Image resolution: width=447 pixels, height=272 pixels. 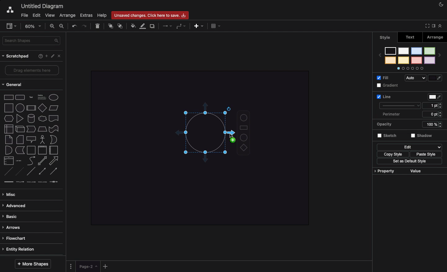 I want to click on Shapes, so click(x=243, y=133).